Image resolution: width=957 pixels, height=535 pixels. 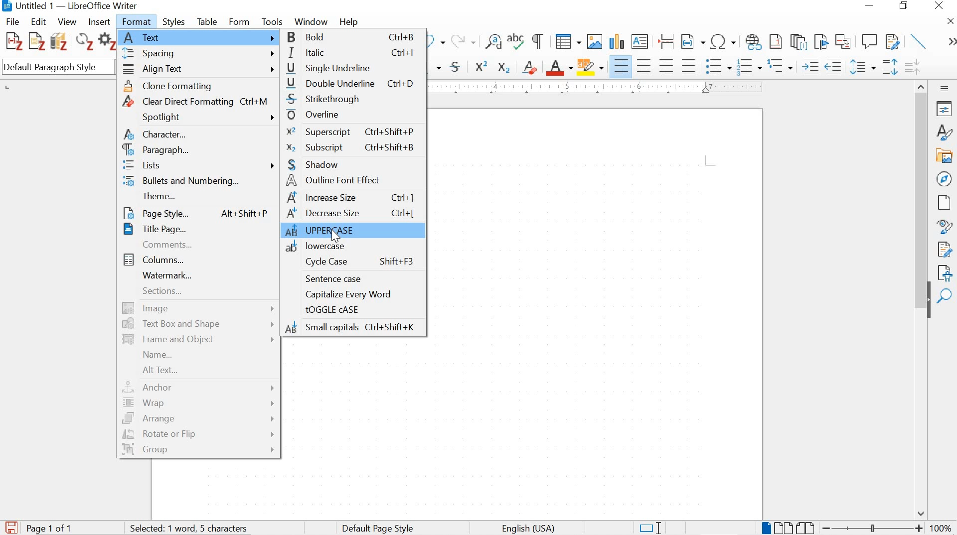 I want to click on zoom slider, so click(x=870, y=528).